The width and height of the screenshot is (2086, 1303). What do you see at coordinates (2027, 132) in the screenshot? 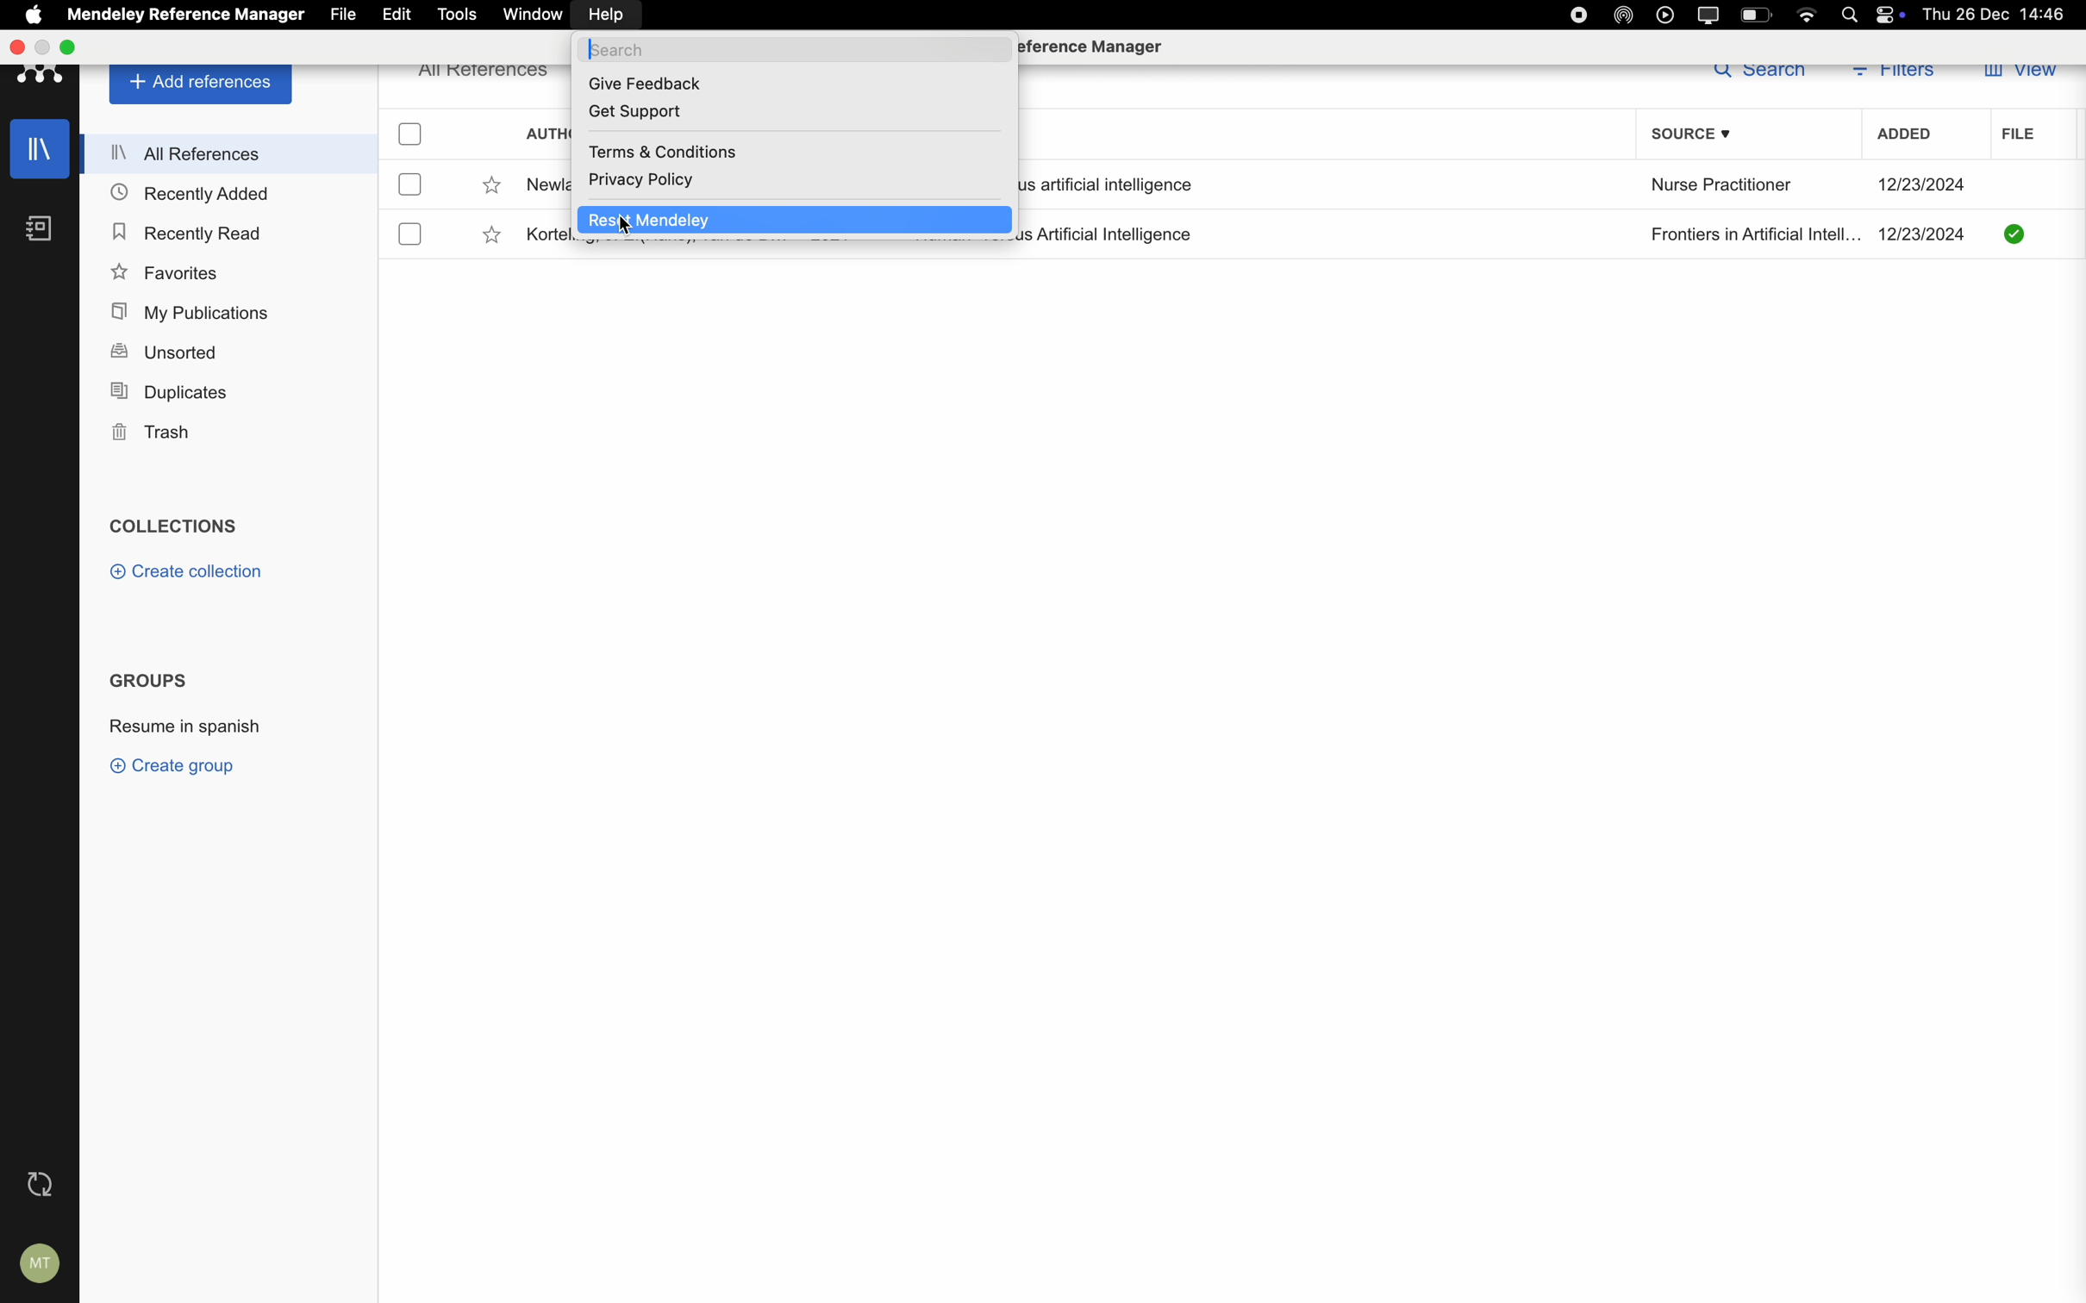
I see `file` at bounding box center [2027, 132].